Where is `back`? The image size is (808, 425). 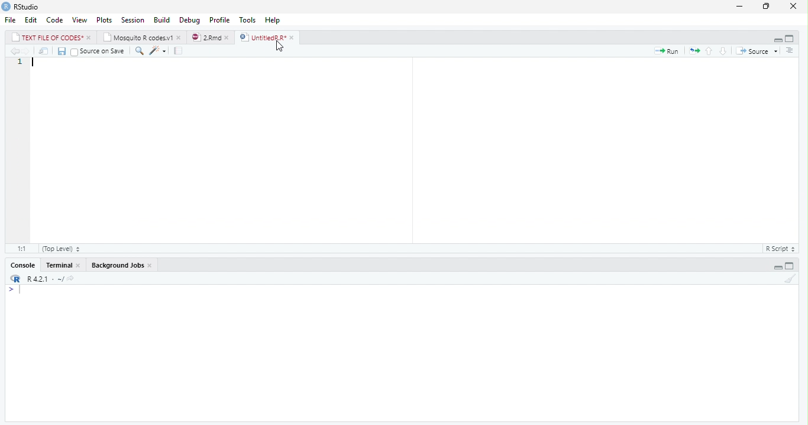
back is located at coordinates (14, 51).